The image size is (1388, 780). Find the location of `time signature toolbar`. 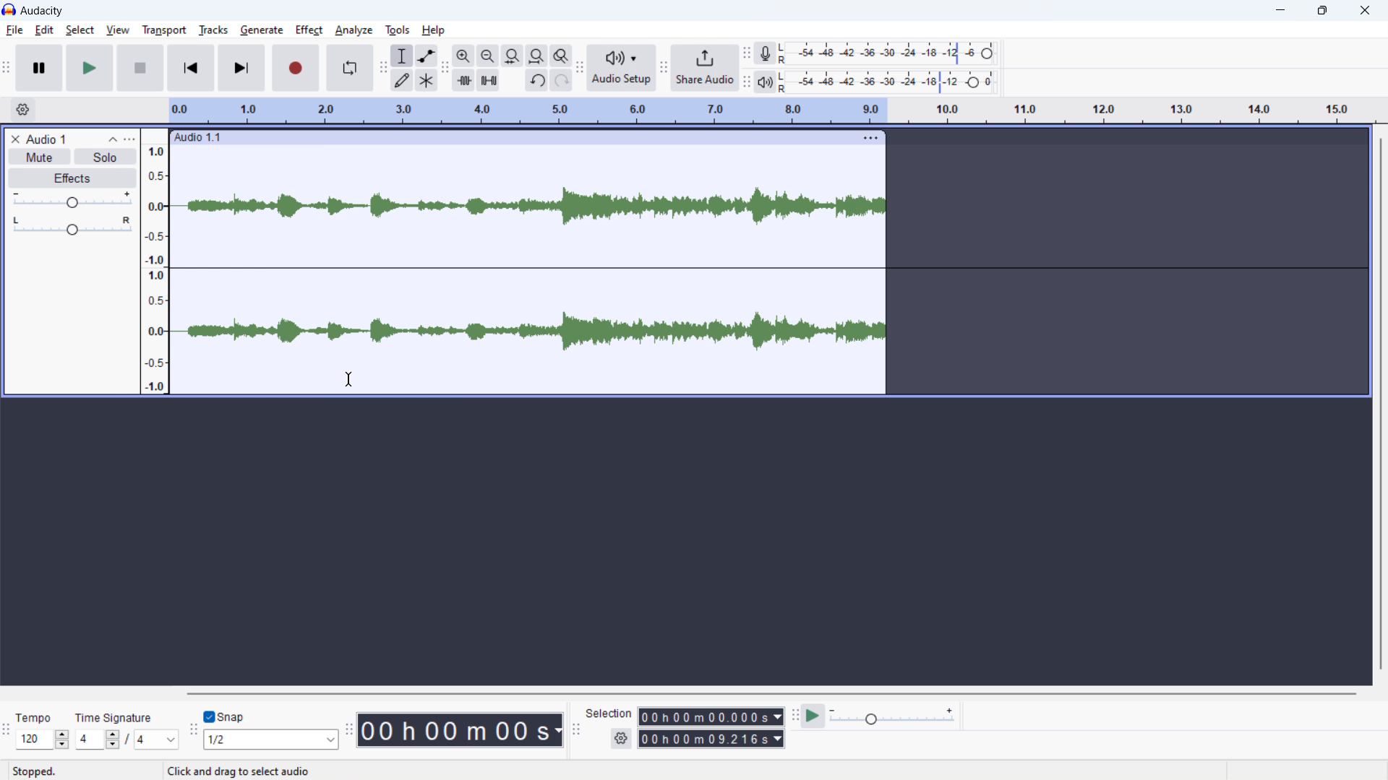

time signature toolbar is located at coordinates (7, 733).